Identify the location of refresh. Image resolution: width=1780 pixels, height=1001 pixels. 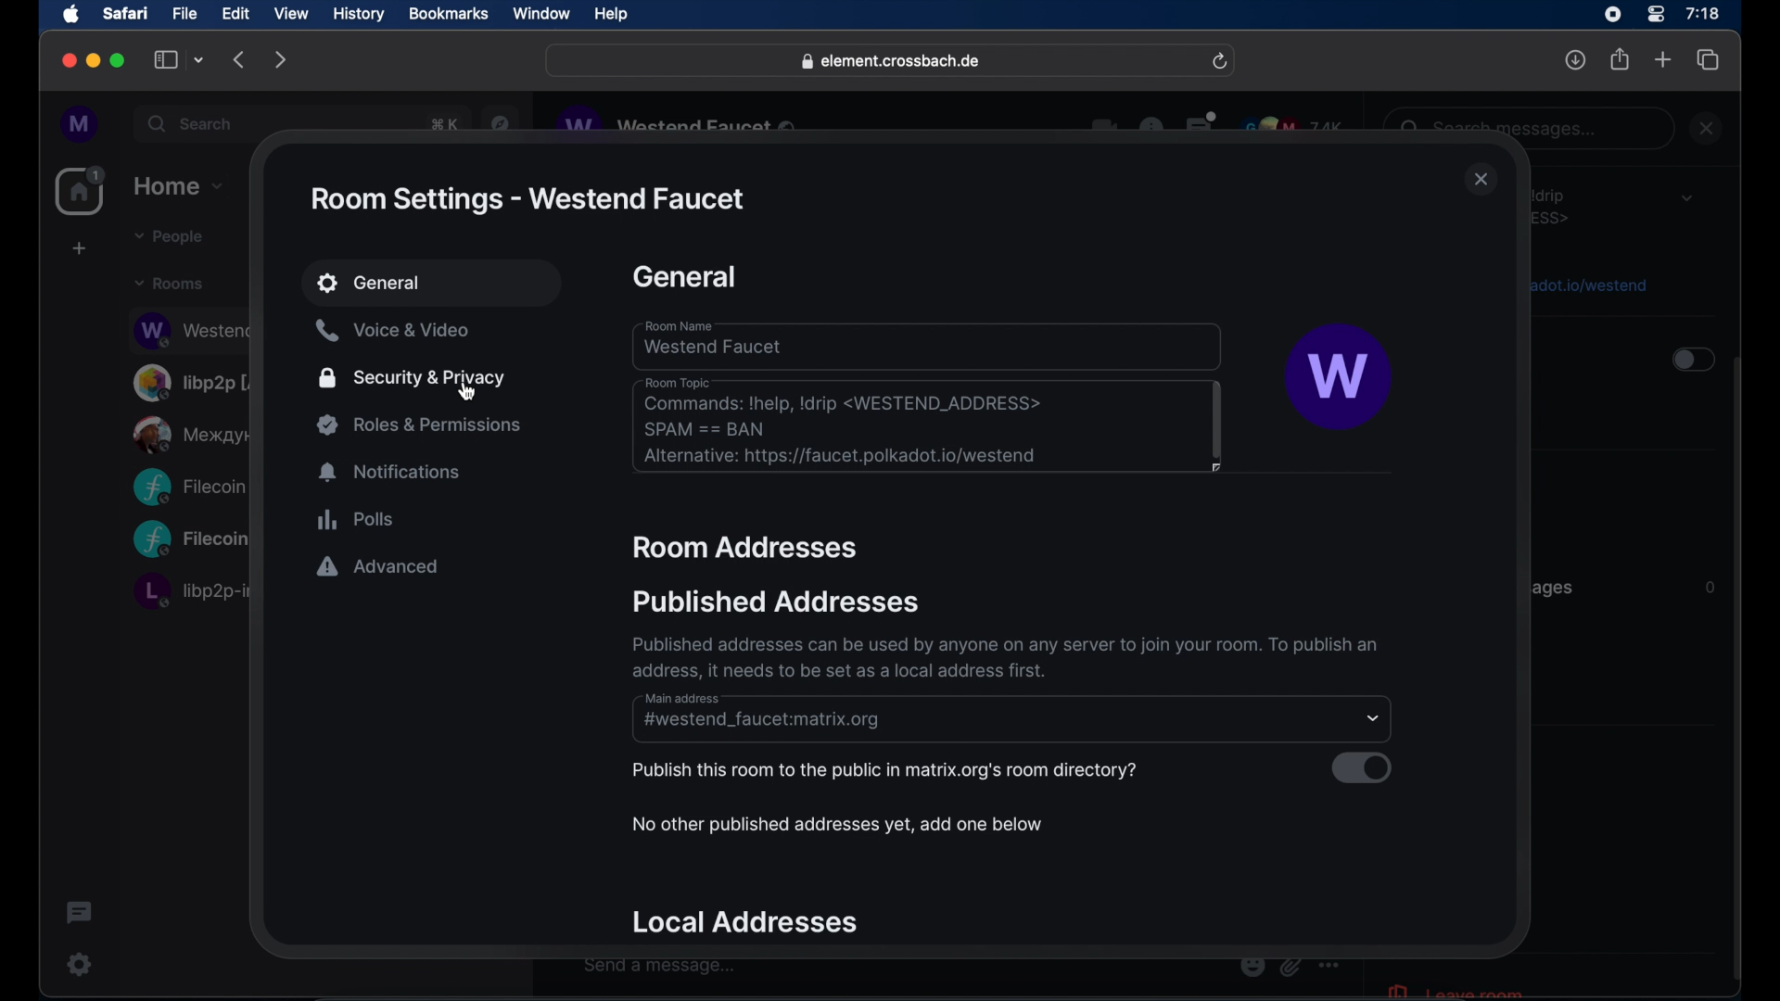
(1219, 62).